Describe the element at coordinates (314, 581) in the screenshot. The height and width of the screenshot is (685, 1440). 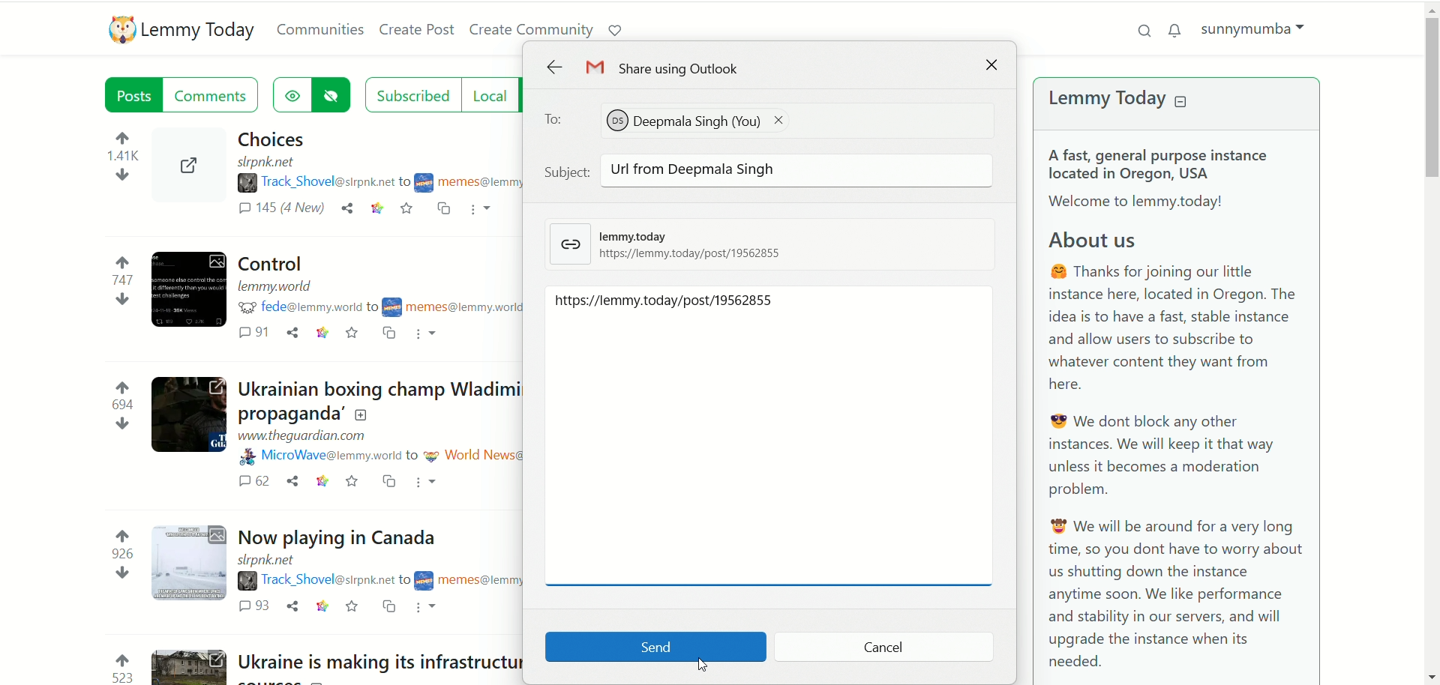
I see `username` at that location.